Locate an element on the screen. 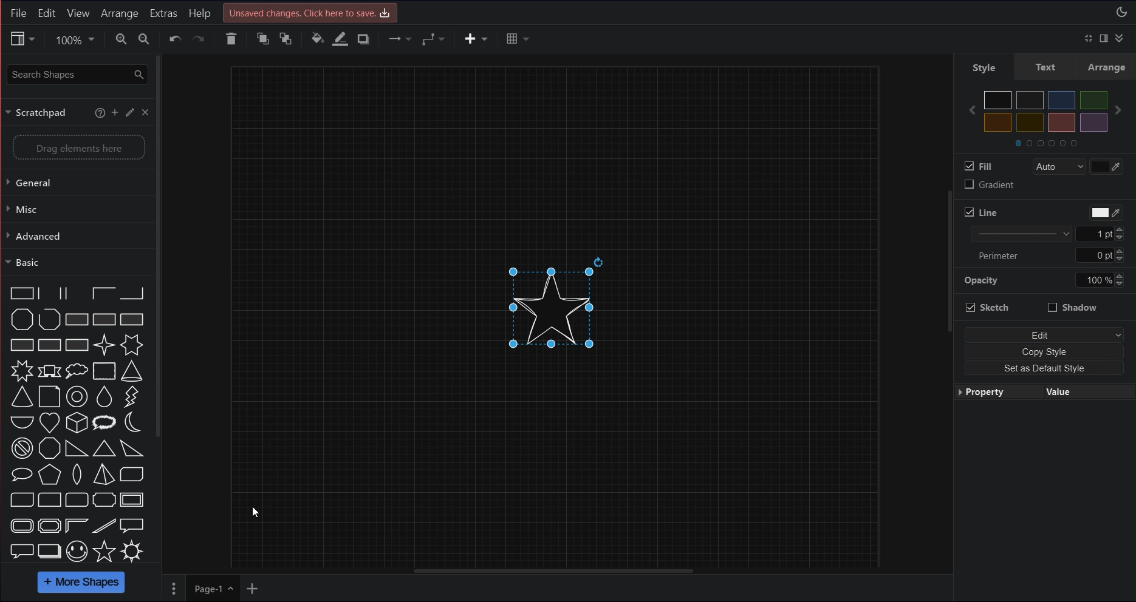 The height and width of the screenshot is (602, 1136). obtuse triangle is located at coordinates (133, 448).